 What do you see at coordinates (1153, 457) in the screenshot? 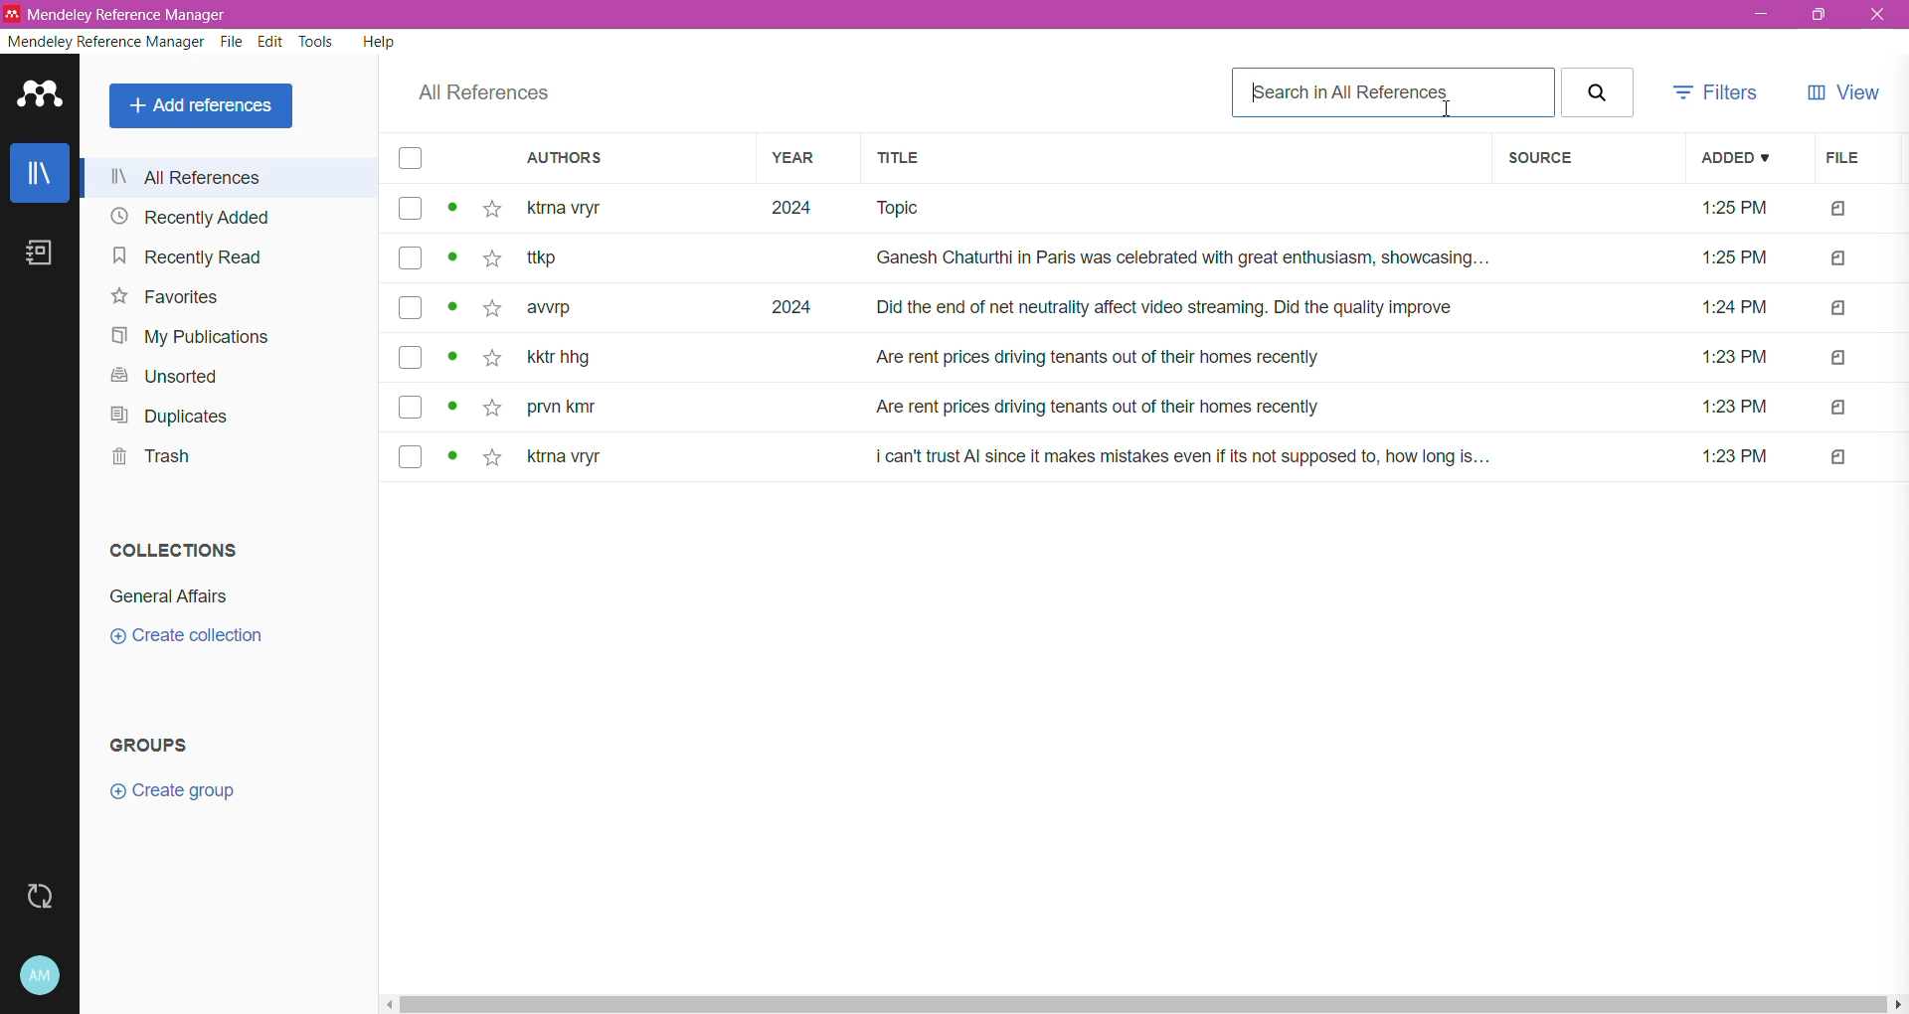
I see `ktrna vryr i can't trust Al since it makes mistakes even if its not supposed to, how long is... 1:23 PM` at bounding box center [1153, 457].